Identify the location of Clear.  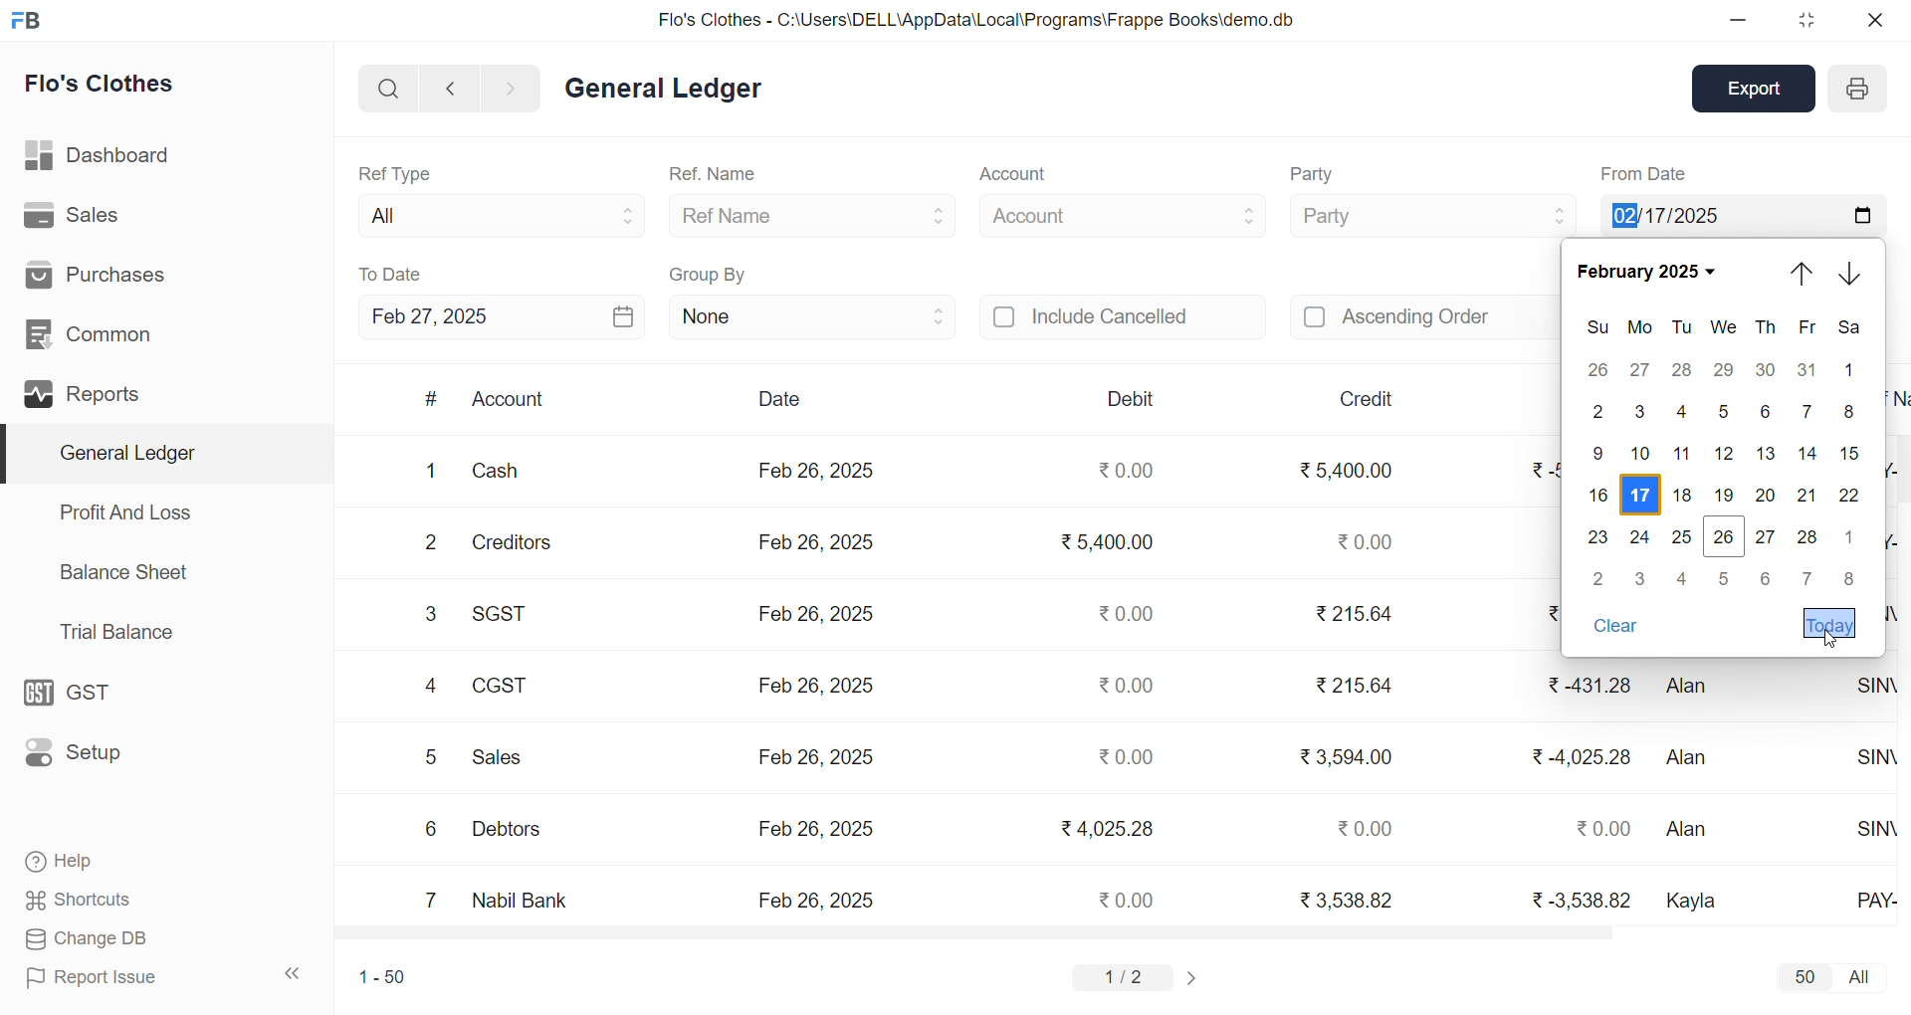
(1618, 628).